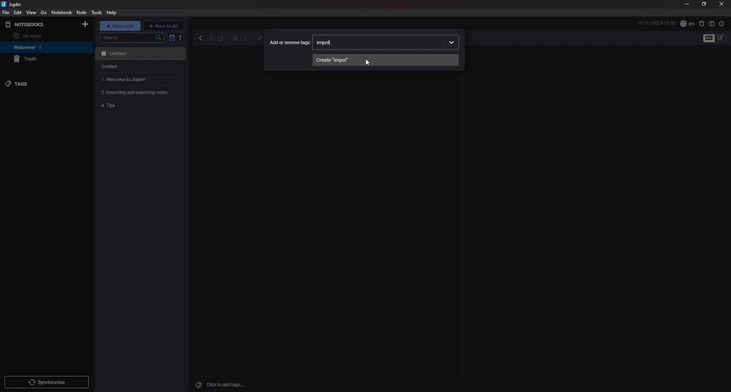  Describe the element at coordinates (210, 39) in the screenshot. I see `forward` at that location.